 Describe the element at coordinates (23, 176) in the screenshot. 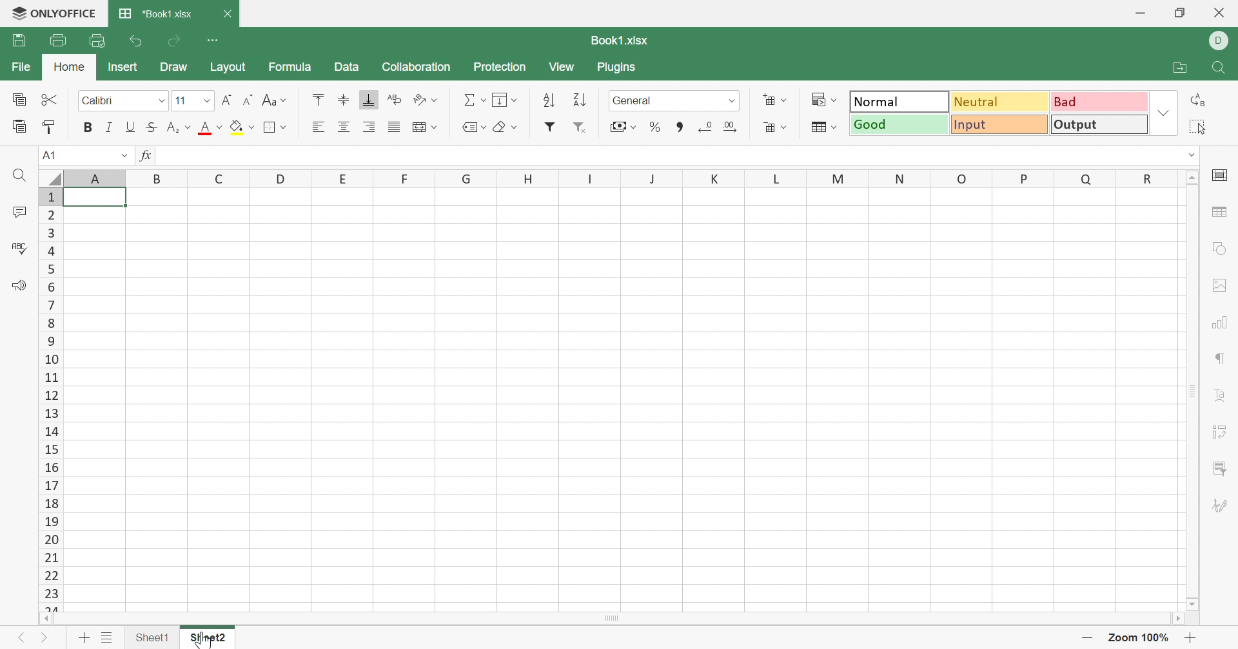

I see `Find` at that location.